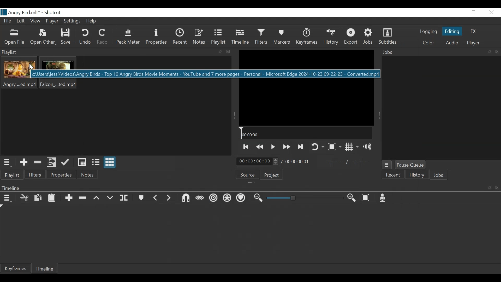 This screenshot has height=282, width=501. What do you see at coordinates (102, 37) in the screenshot?
I see `Redo` at bounding box center [102, 37].